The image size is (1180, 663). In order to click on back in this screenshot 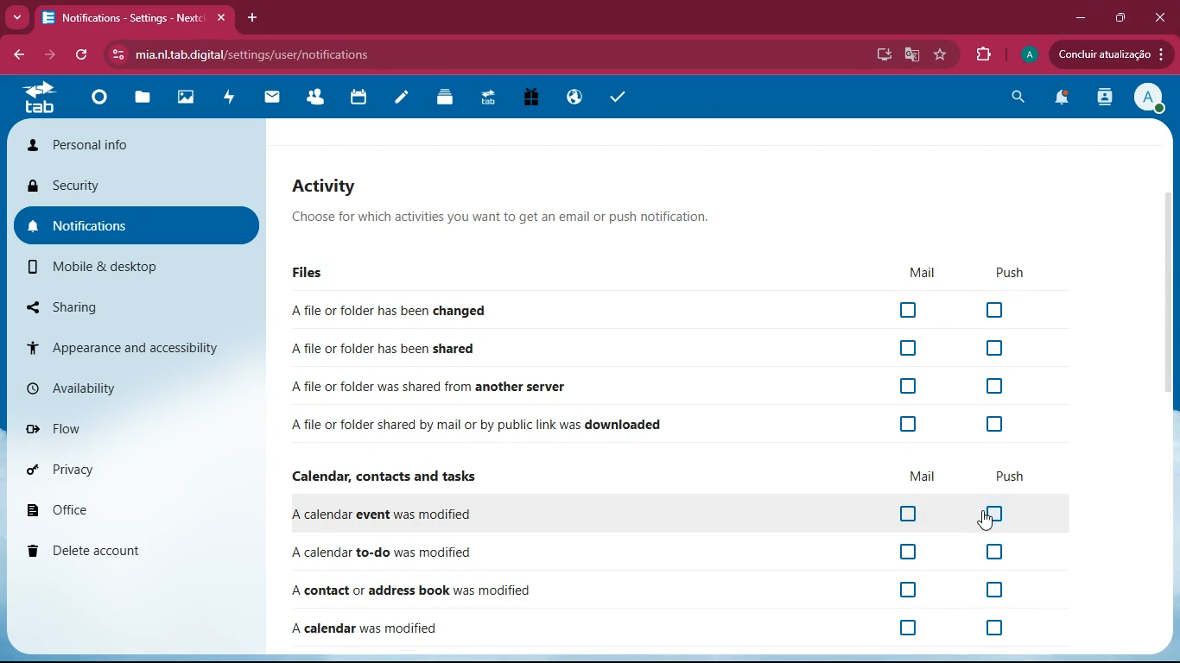, I will do `click(16, 55)`.